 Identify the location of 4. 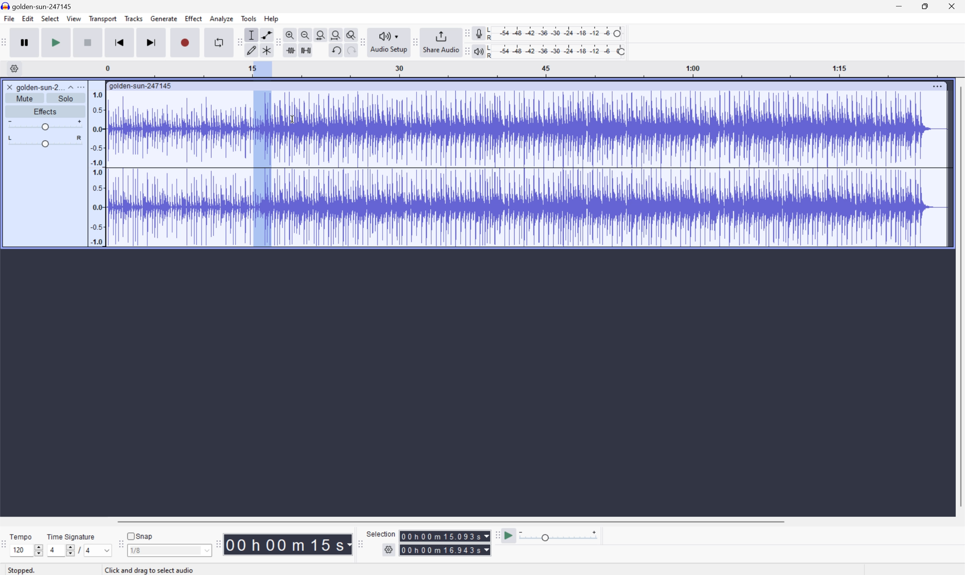
(89, 551).